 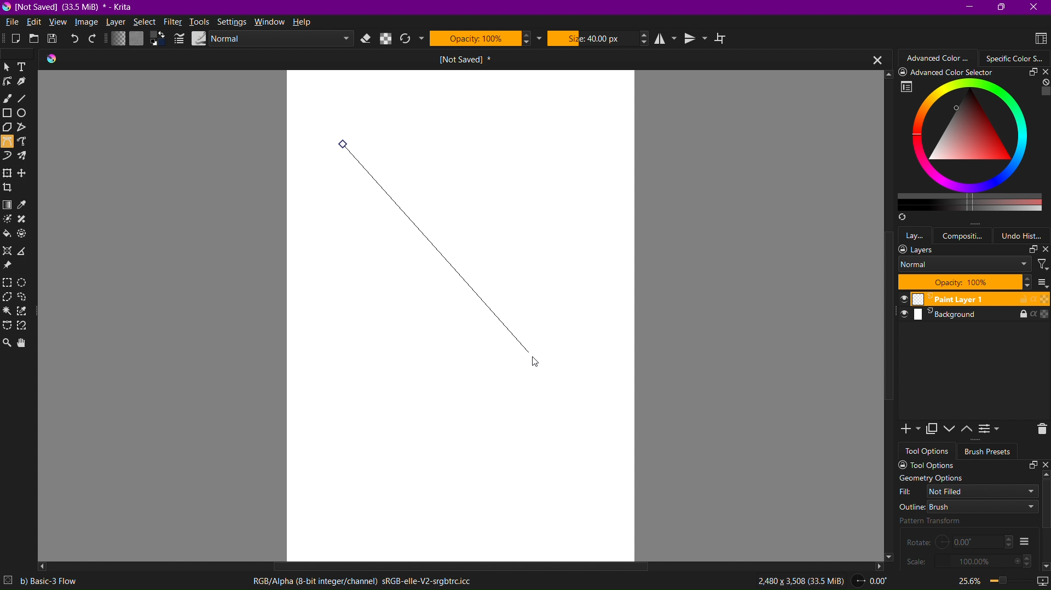 What do you see at coordinates (305, 23) in the screenshot?
I see `Help` at bounding box center [305, 23].